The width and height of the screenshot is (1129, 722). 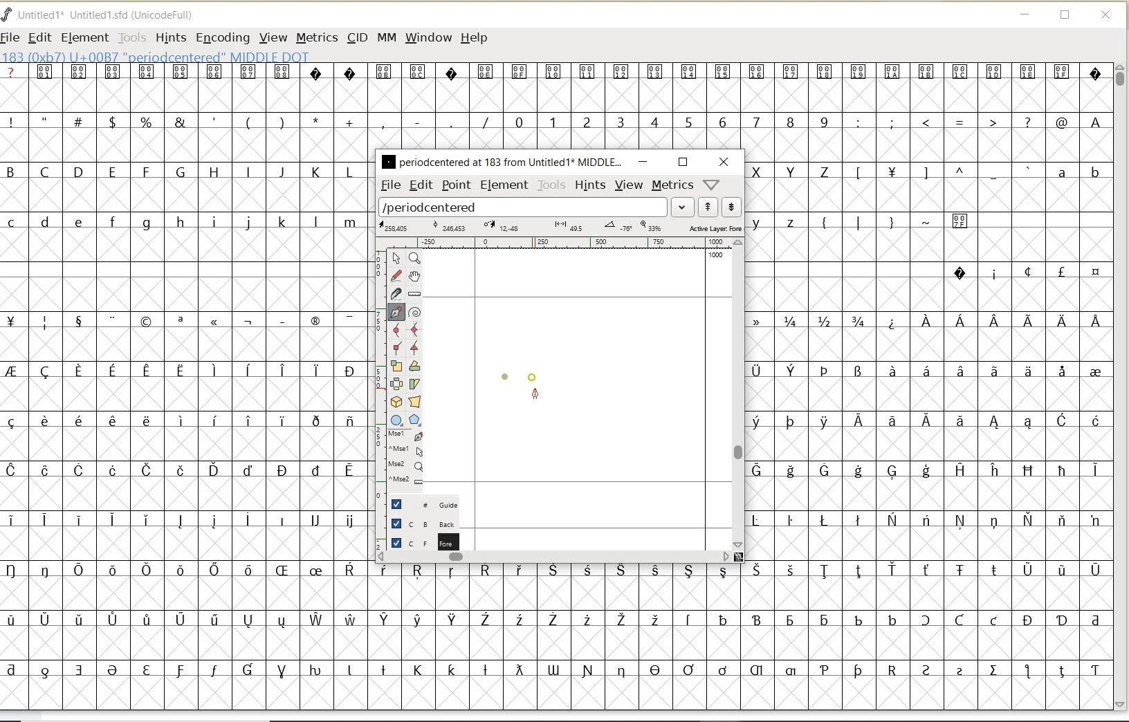 I want to click on special characters, so click(x=554, y=80).